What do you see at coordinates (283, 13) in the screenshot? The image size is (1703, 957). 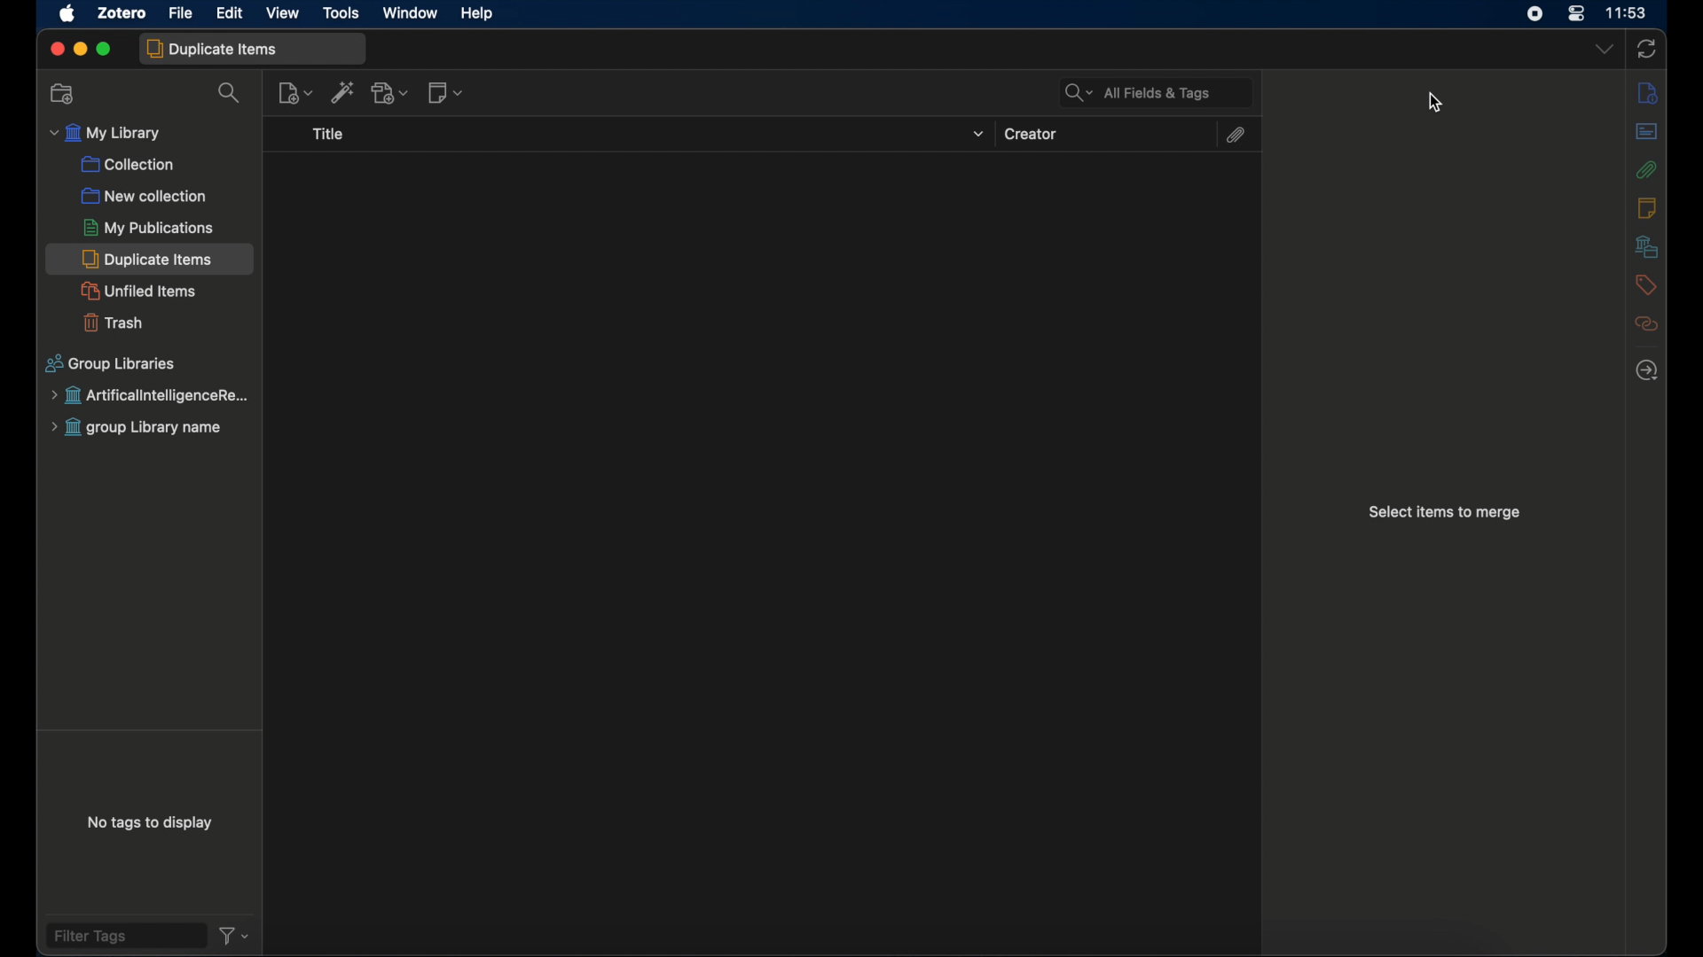 I see `view` at bounding box center [283, 13].